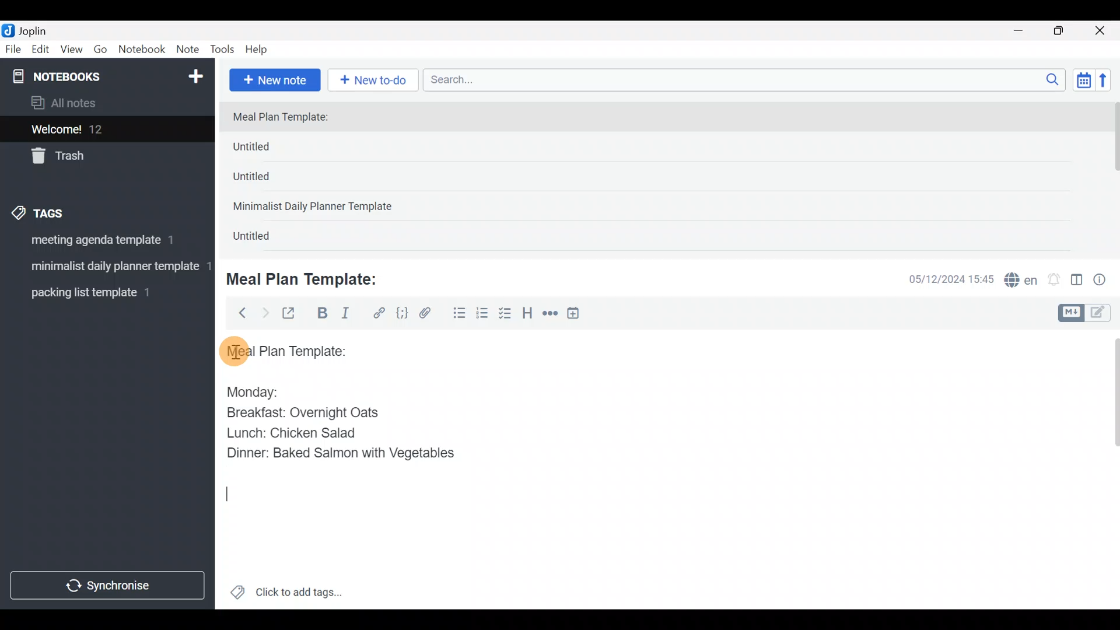  I want to click on Code, so click(401, 313).